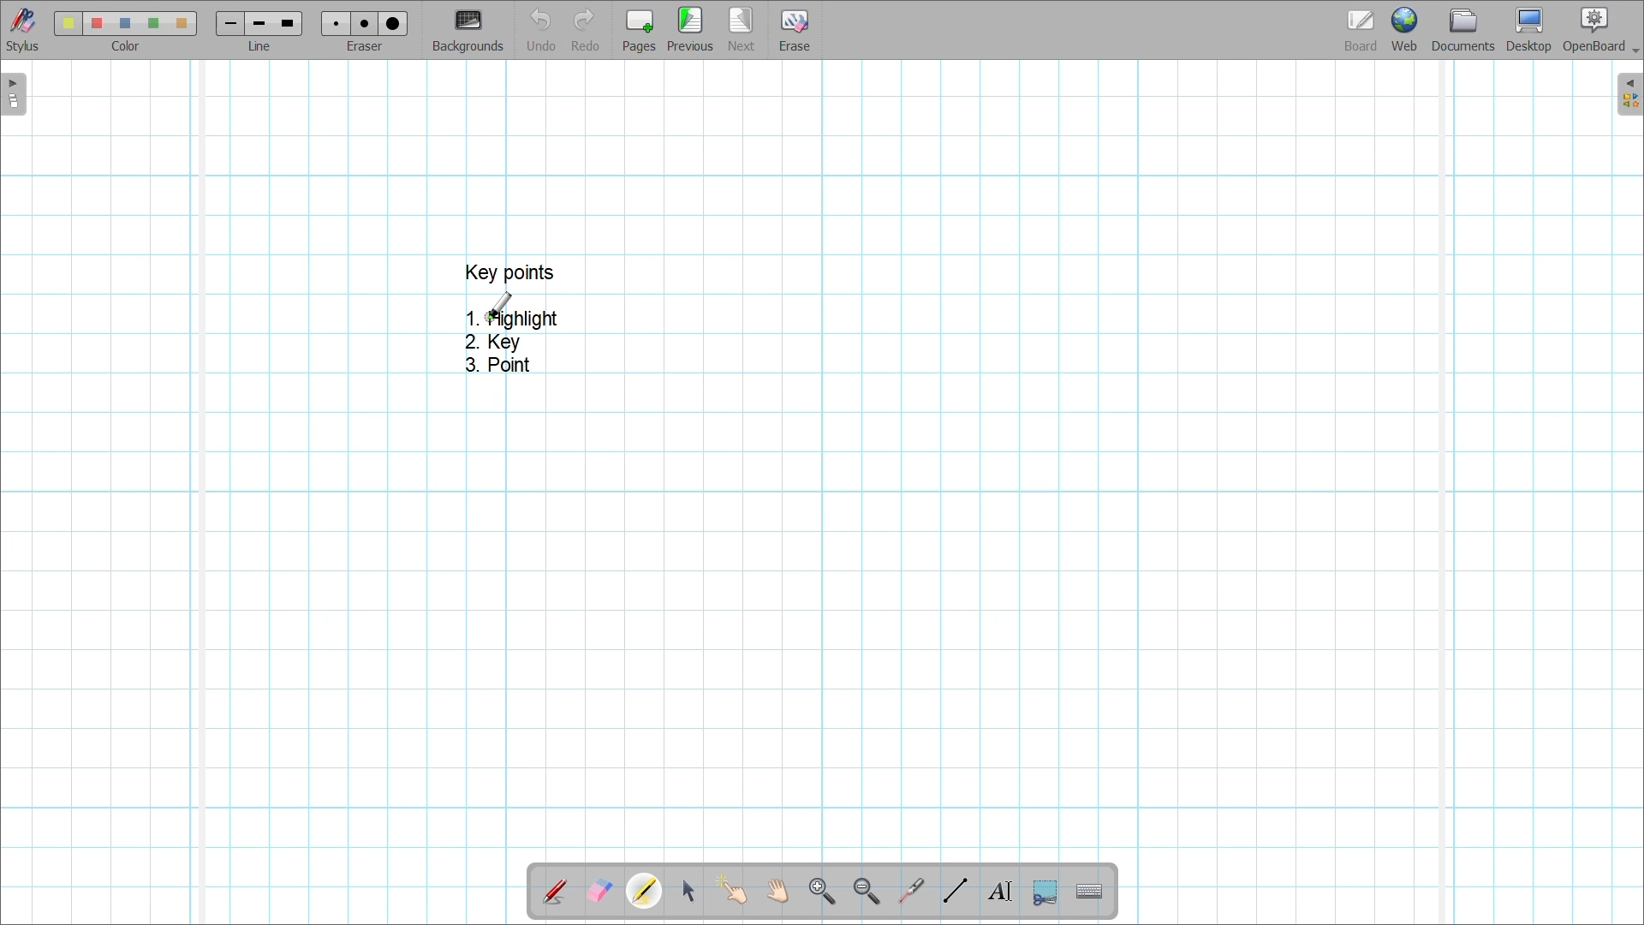 The width and height of the screenshot is (1644, 925). I want to click on Scroll page, so click(777, 891).